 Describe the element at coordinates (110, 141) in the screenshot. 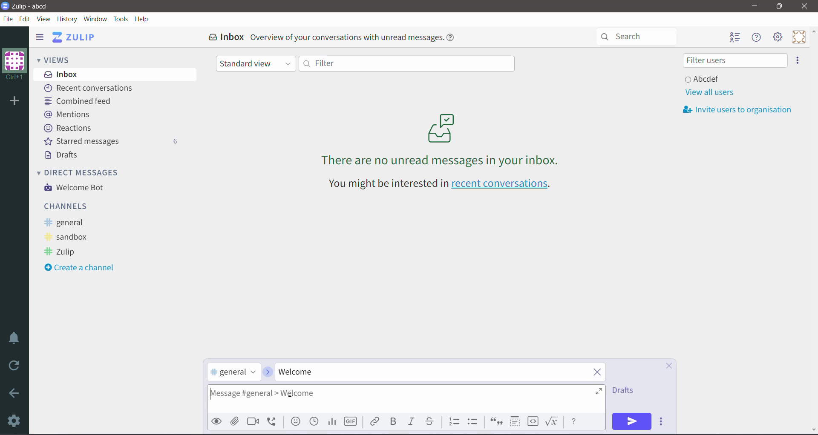

I see `Starred messages` at that location.